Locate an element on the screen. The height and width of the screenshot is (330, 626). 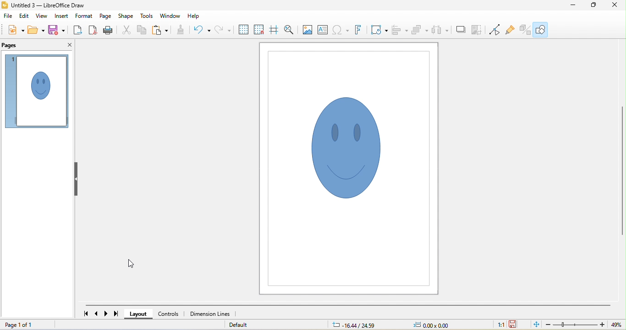
show gluepoint functions is located at coordinates (510, 32).